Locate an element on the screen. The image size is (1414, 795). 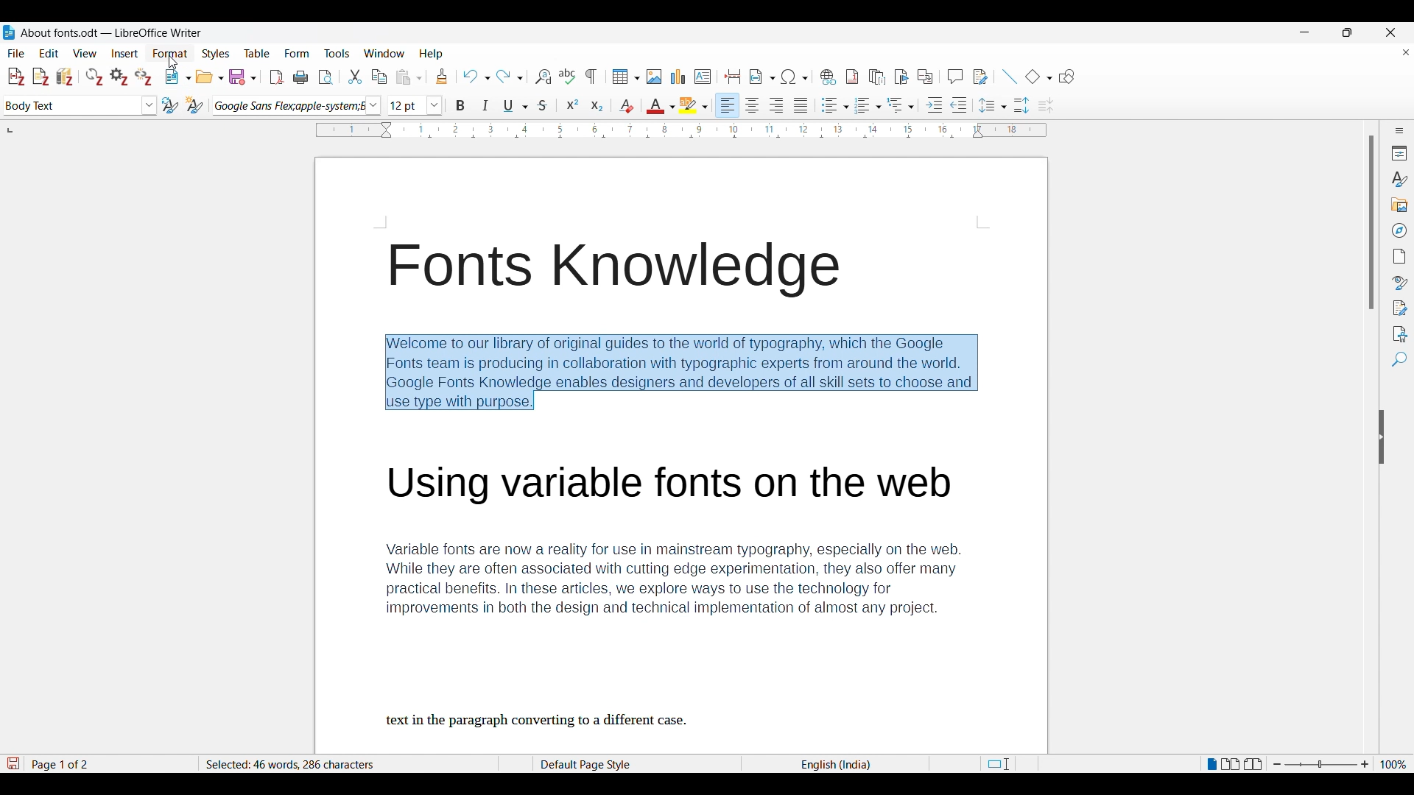
Decrease paragraph spacing is located at coordinates (1047, 106).